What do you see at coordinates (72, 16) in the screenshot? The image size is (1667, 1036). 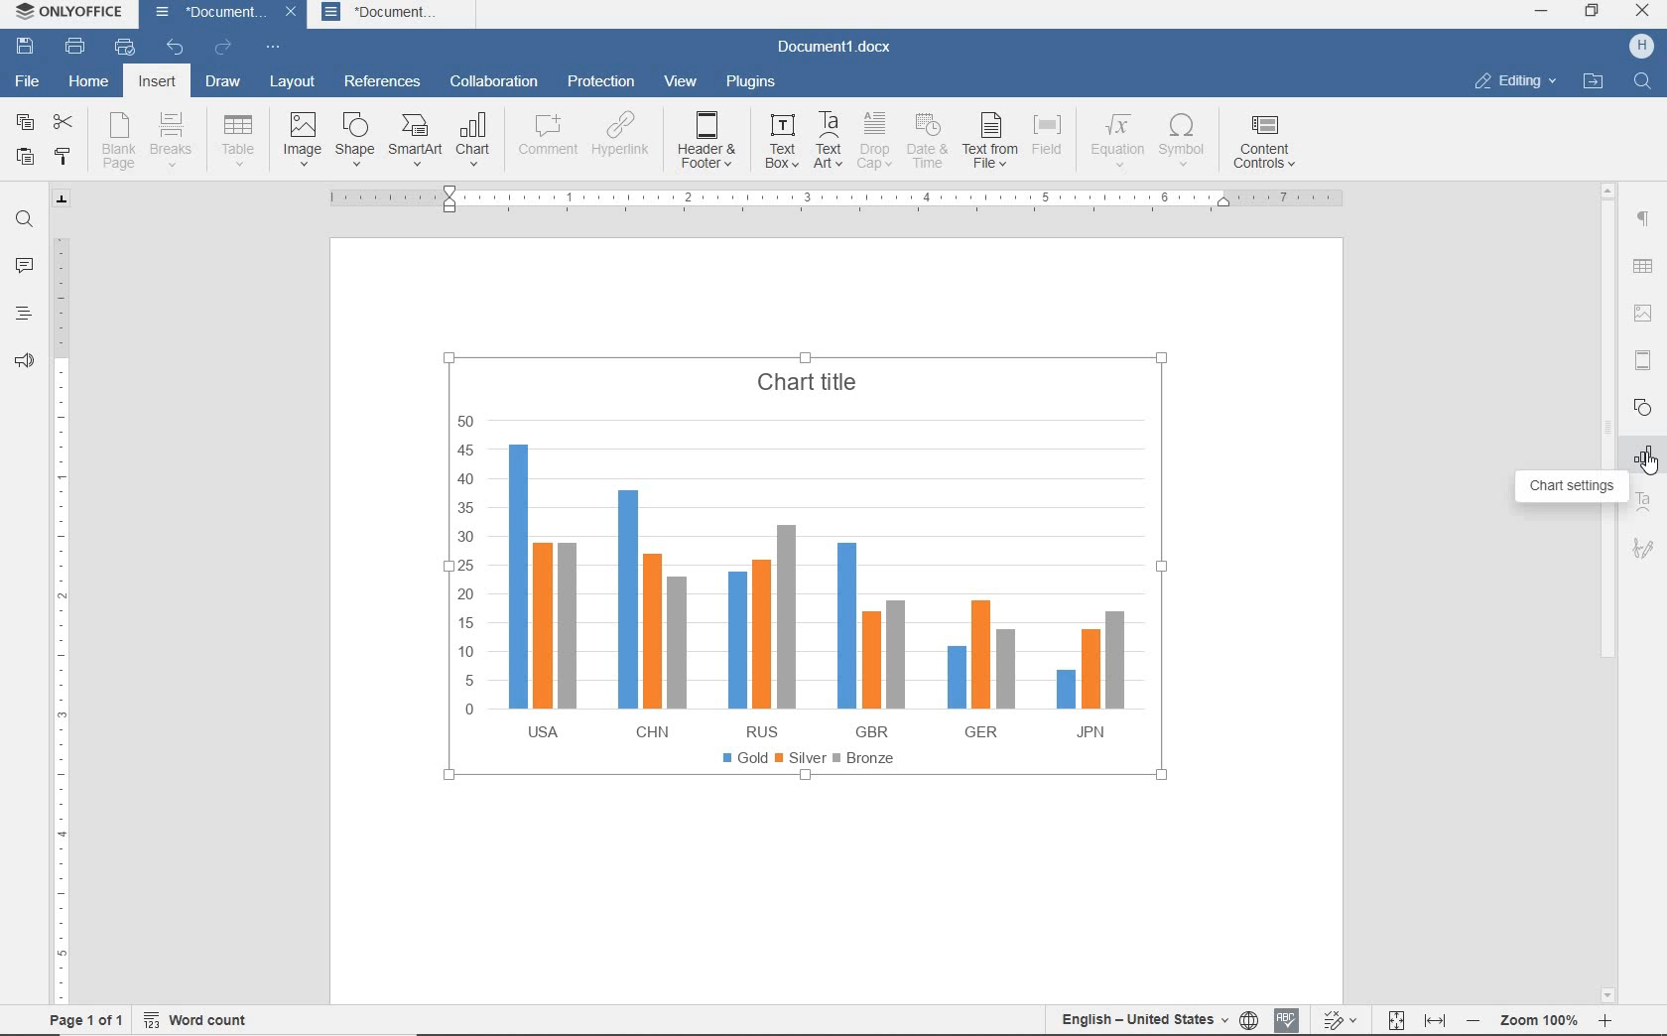 I see `system name` at bounding box center [72, 16].